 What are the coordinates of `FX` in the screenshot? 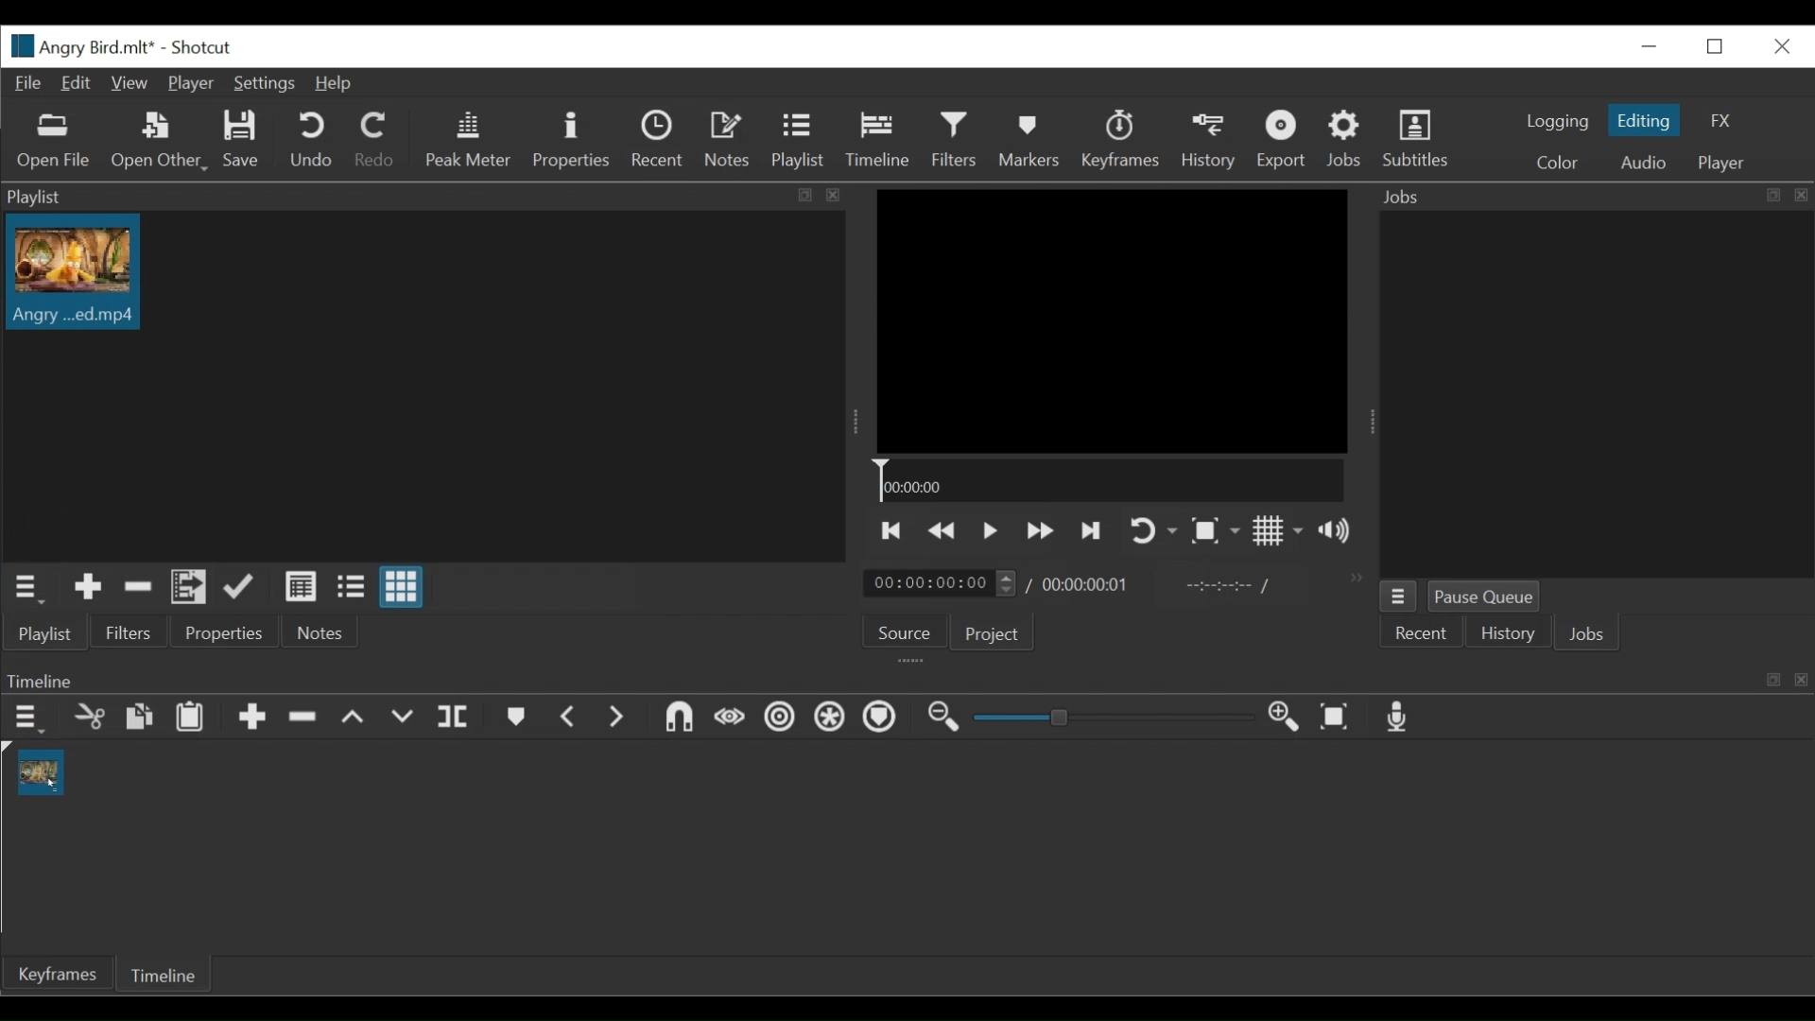 It's located at (1725, 121).